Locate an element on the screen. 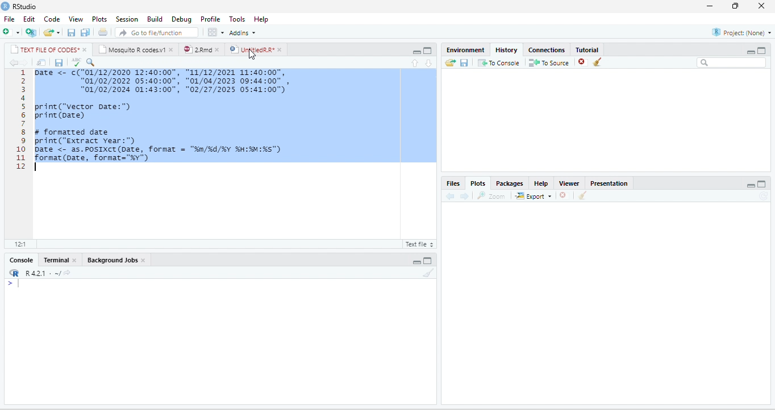 This screenshot has height=410, width=775. resize is located at coordinates (735, 6).